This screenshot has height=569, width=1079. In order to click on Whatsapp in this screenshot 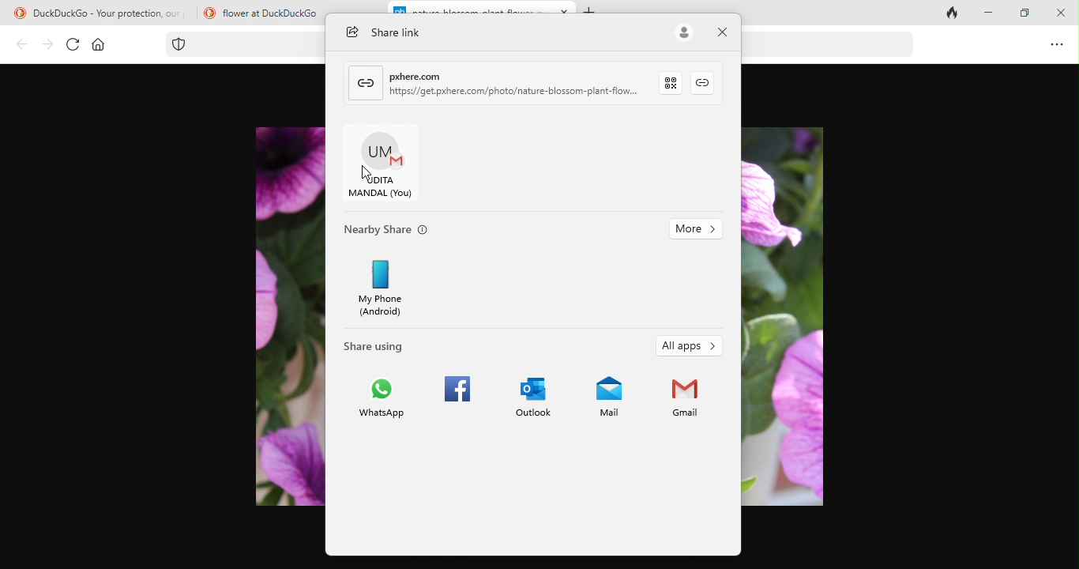, I will do `click(381, 403)`.